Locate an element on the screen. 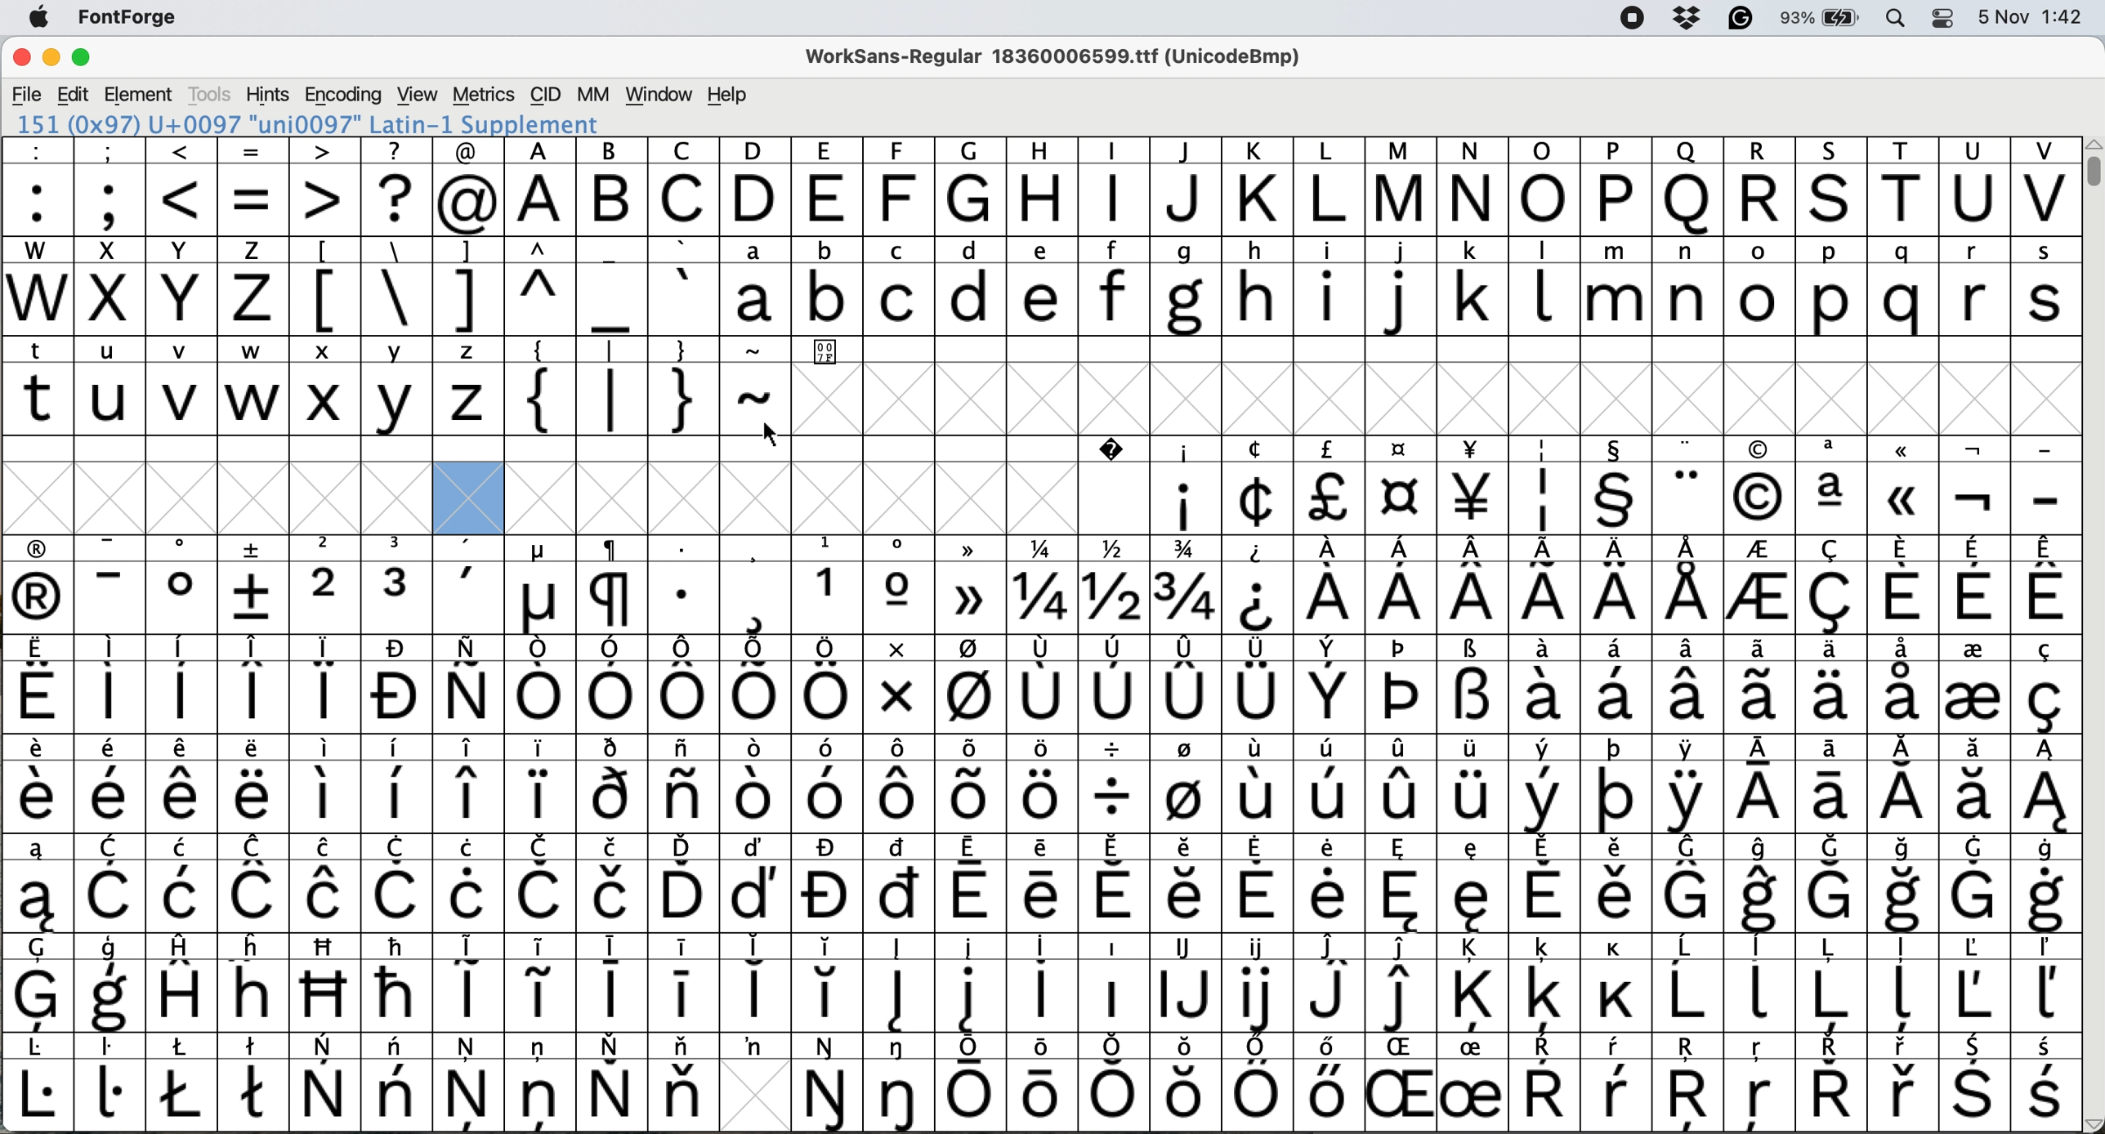  symbol is located at coordinates (1544, 786).